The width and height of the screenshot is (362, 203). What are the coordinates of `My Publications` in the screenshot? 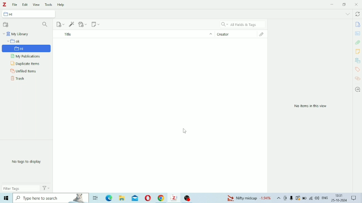 It's located at (28, 57).